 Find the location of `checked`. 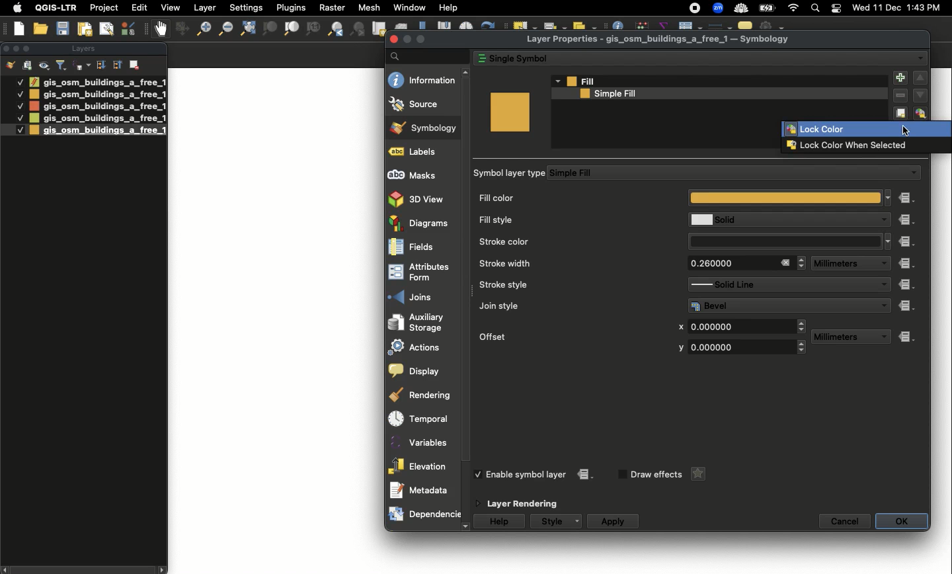

checked is located at coordinates (481, 474).